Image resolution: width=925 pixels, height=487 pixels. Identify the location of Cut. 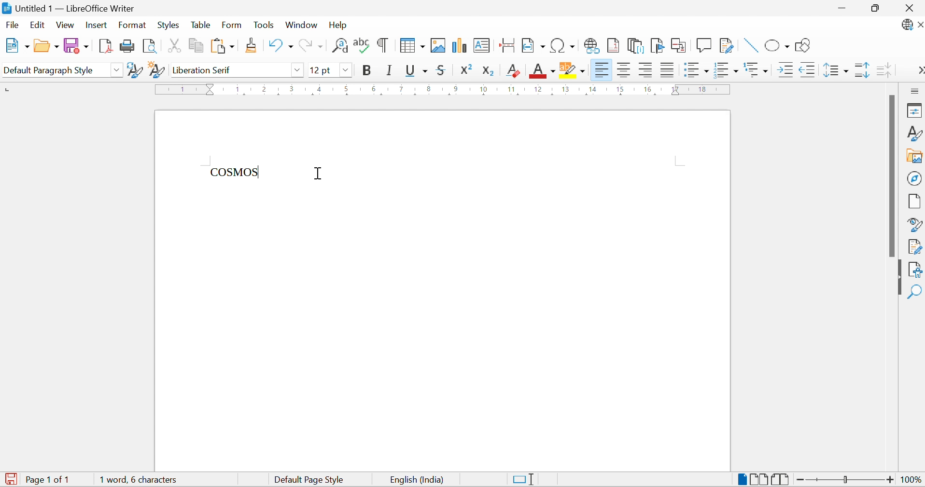
(172, 45).